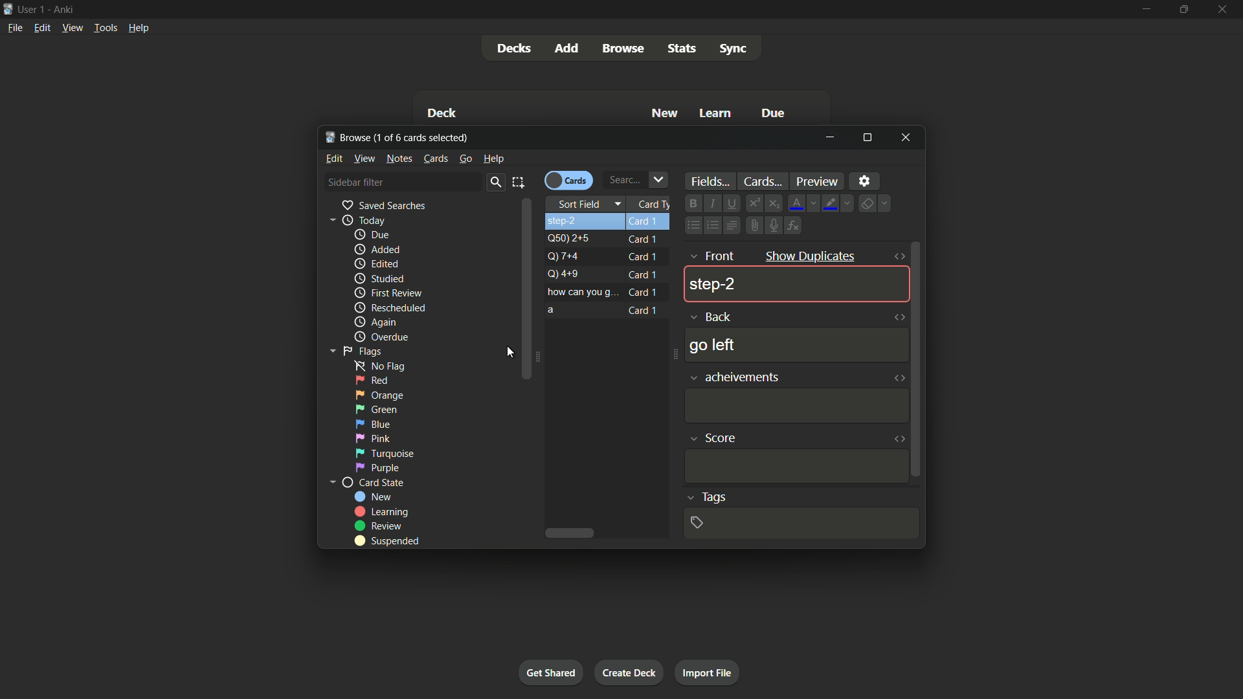 The width and height of the screenshot is (1243, 699). What do you see at coordinates (699, 522) in the screenshot?
I see `Add tag` at bounding box center [699, 522].